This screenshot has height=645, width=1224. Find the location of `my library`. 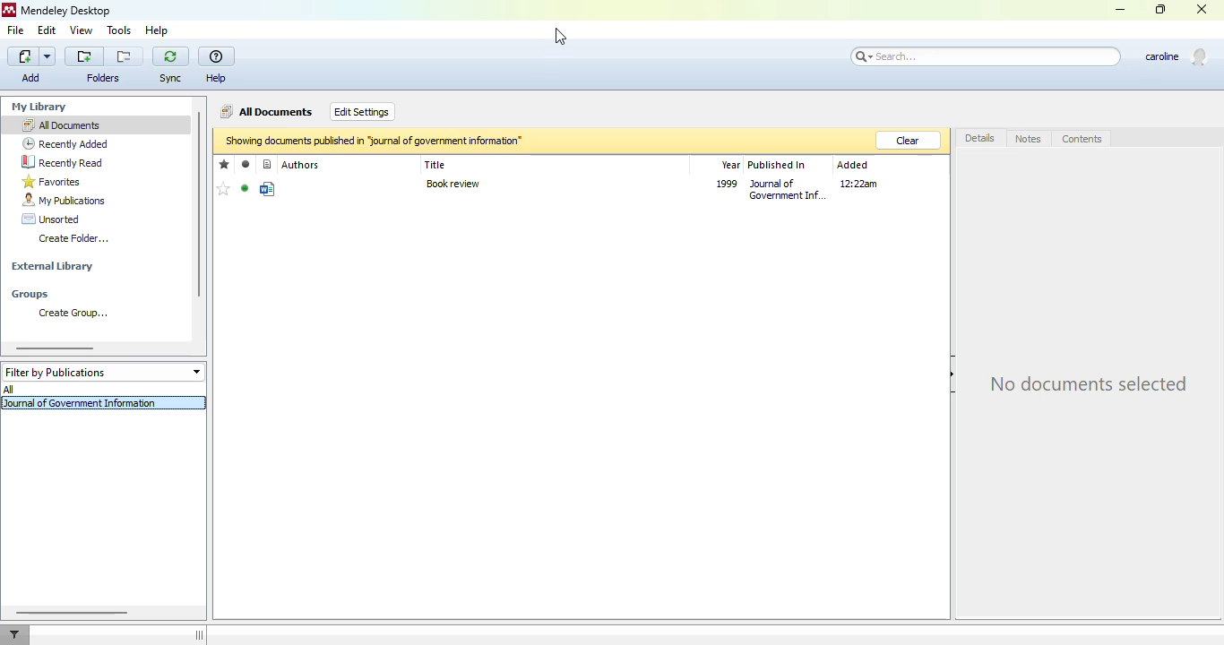

my library is located at coordinates (39, 107).